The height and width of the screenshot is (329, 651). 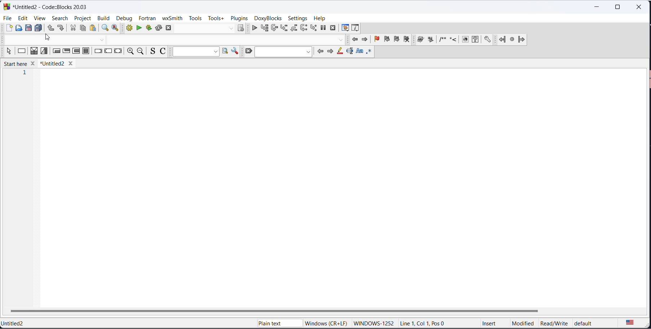 I want to click on HTML, so click(x=465, y=40).